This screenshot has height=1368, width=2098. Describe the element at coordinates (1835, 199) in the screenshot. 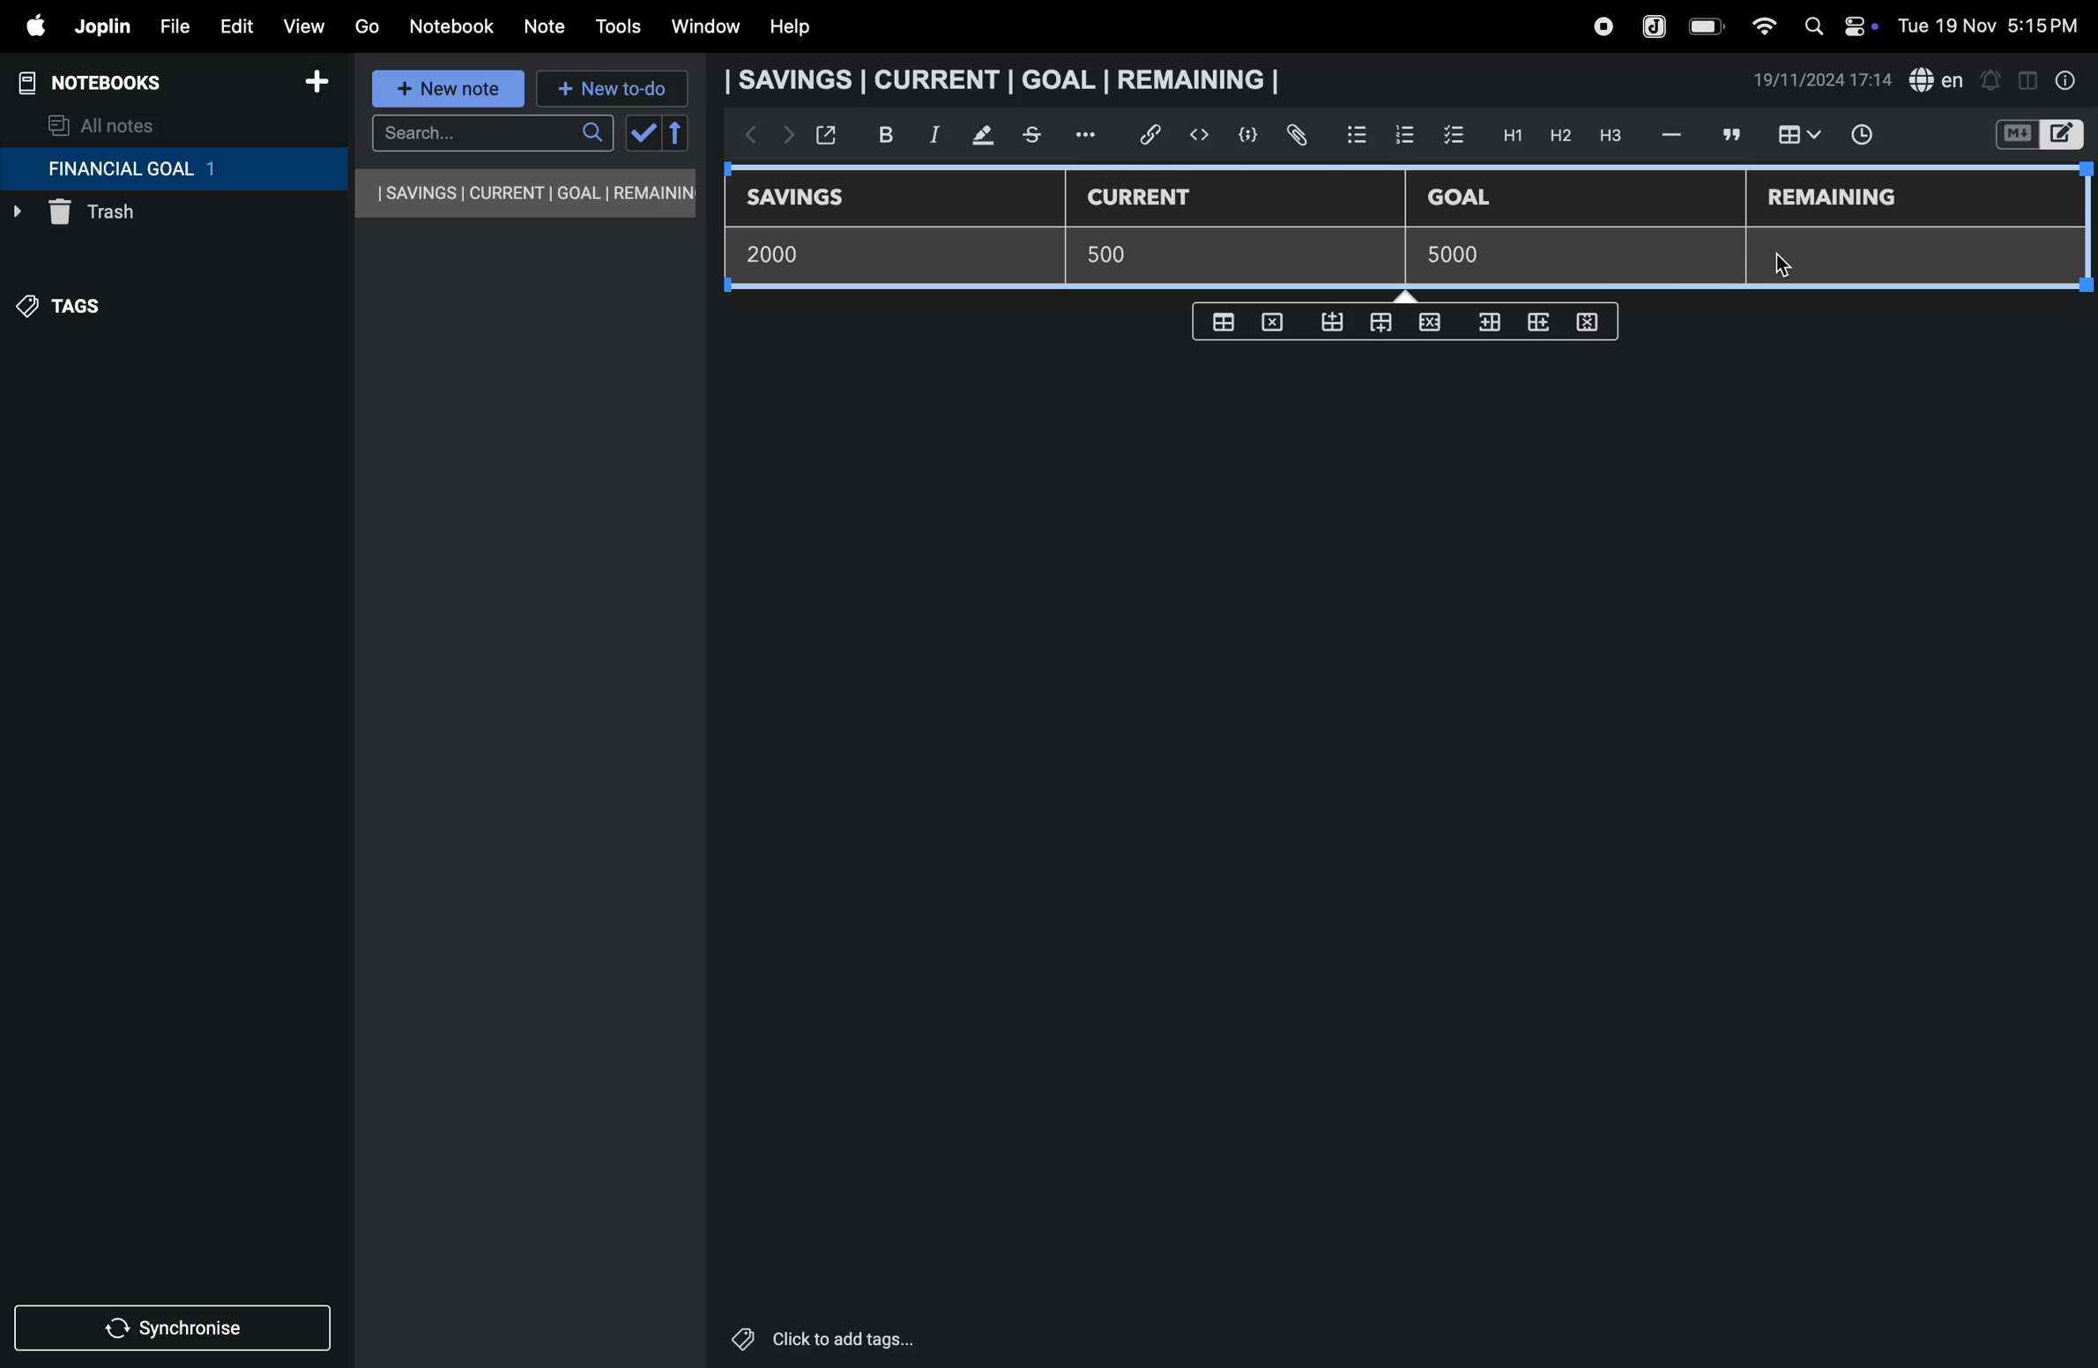

I see `remaining` at that location.